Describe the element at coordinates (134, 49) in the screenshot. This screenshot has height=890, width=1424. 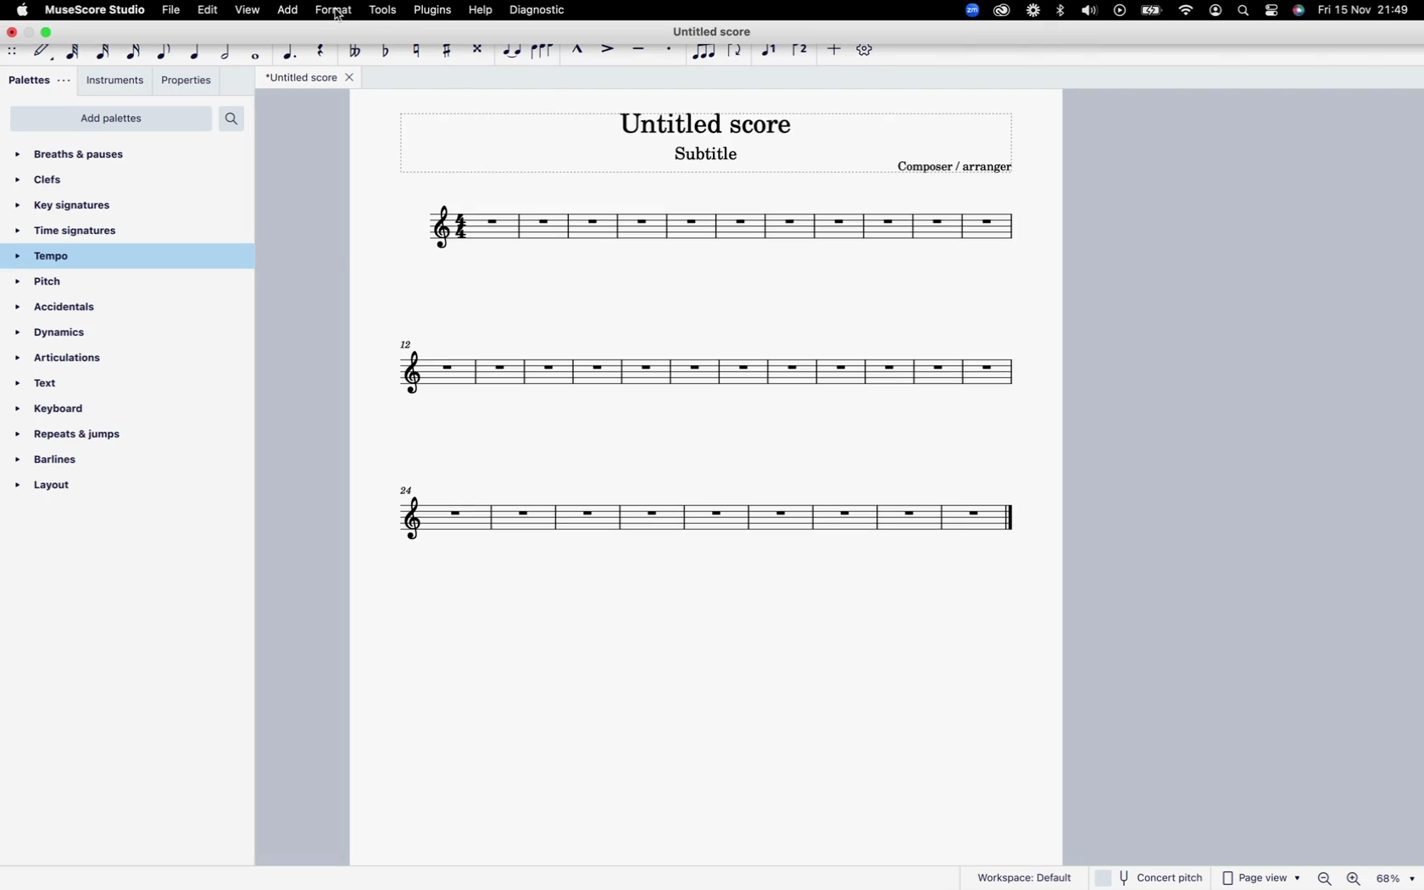
I see `16th note` at that location.